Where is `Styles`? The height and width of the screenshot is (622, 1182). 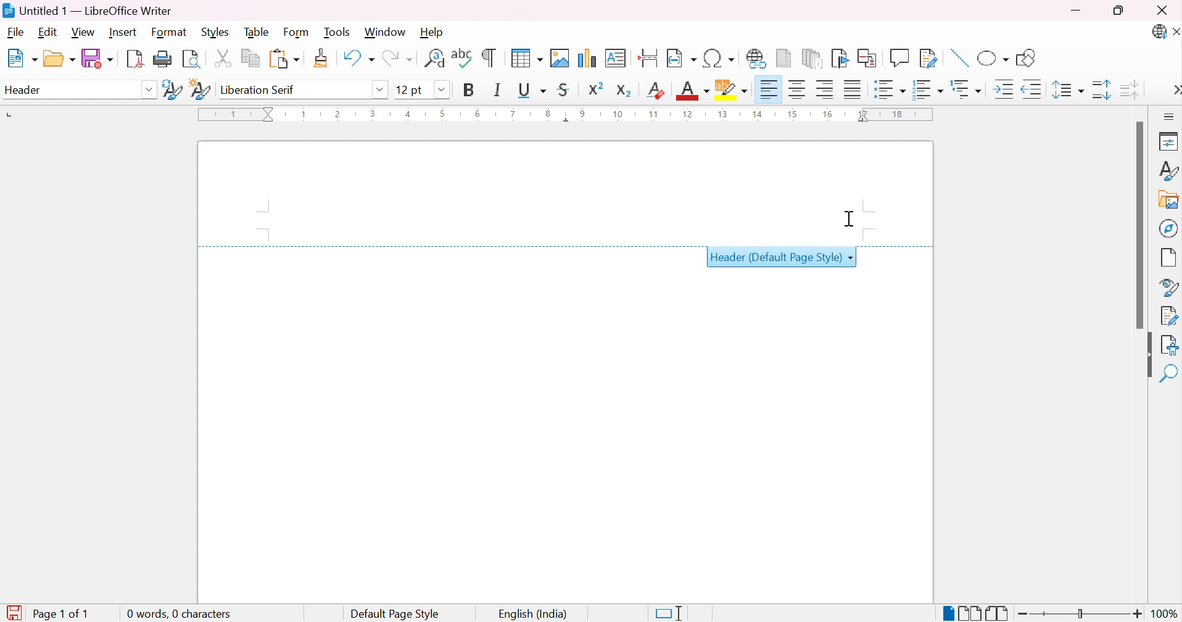
Styles is located at coordinates (1170, 170).